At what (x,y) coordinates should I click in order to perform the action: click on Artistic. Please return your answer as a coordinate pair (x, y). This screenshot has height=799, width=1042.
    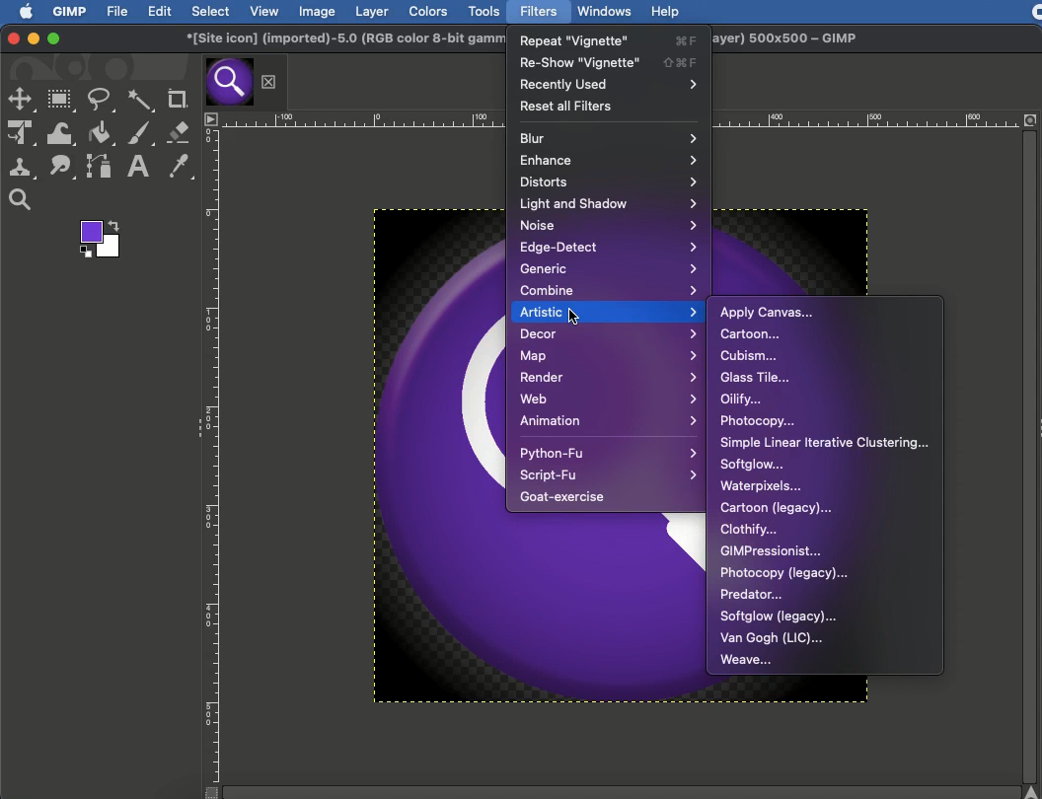
    Looking at the image, I should click on (608, 312).